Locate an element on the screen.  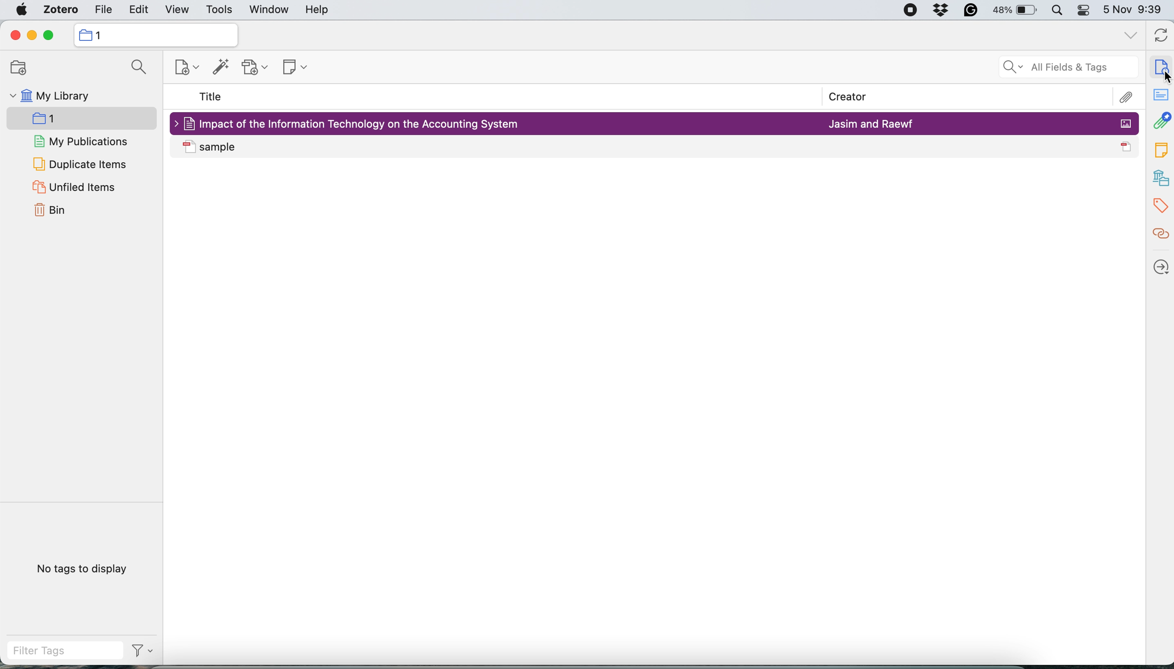
tools is located at coordinates (218, 11).